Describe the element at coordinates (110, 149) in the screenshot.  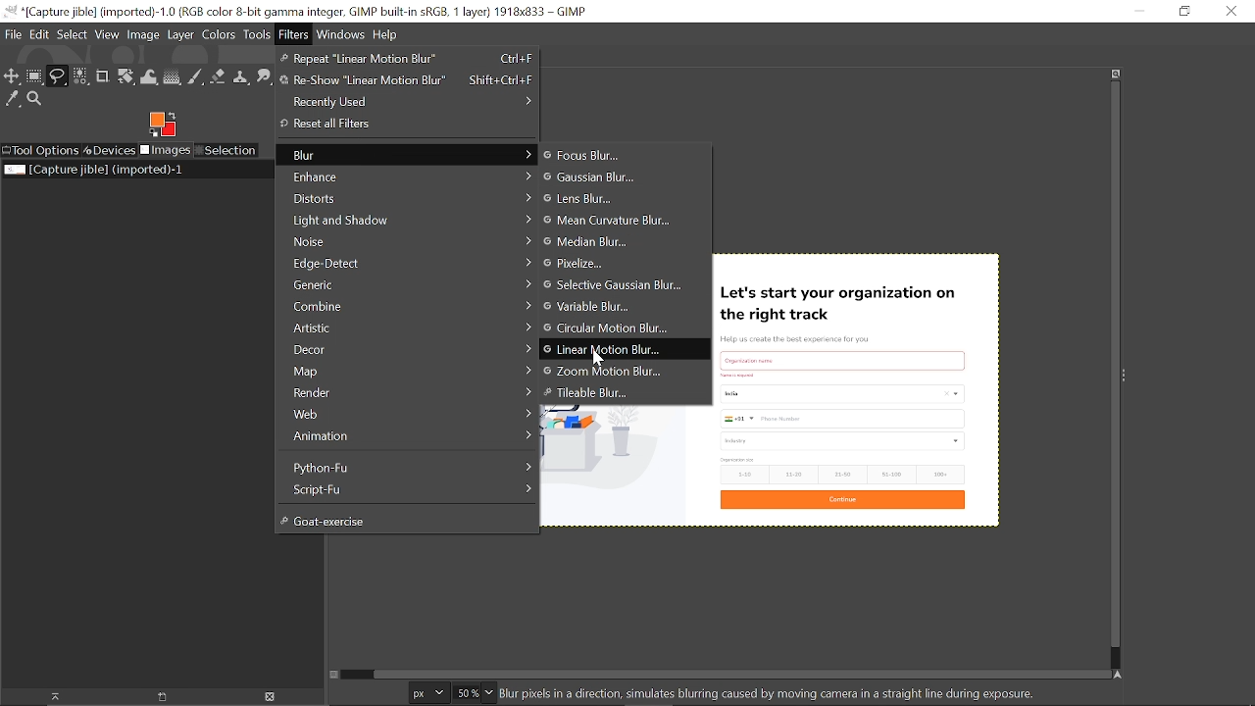
I see `Devices` at that location.